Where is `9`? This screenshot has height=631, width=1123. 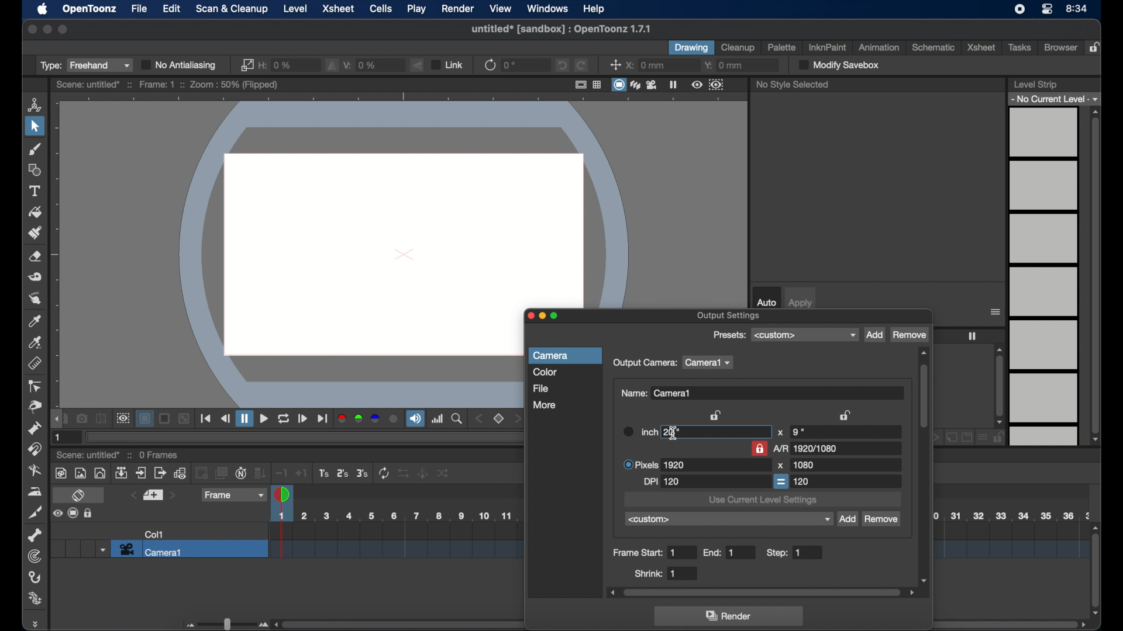 9 is located at coordinates (797, 432).